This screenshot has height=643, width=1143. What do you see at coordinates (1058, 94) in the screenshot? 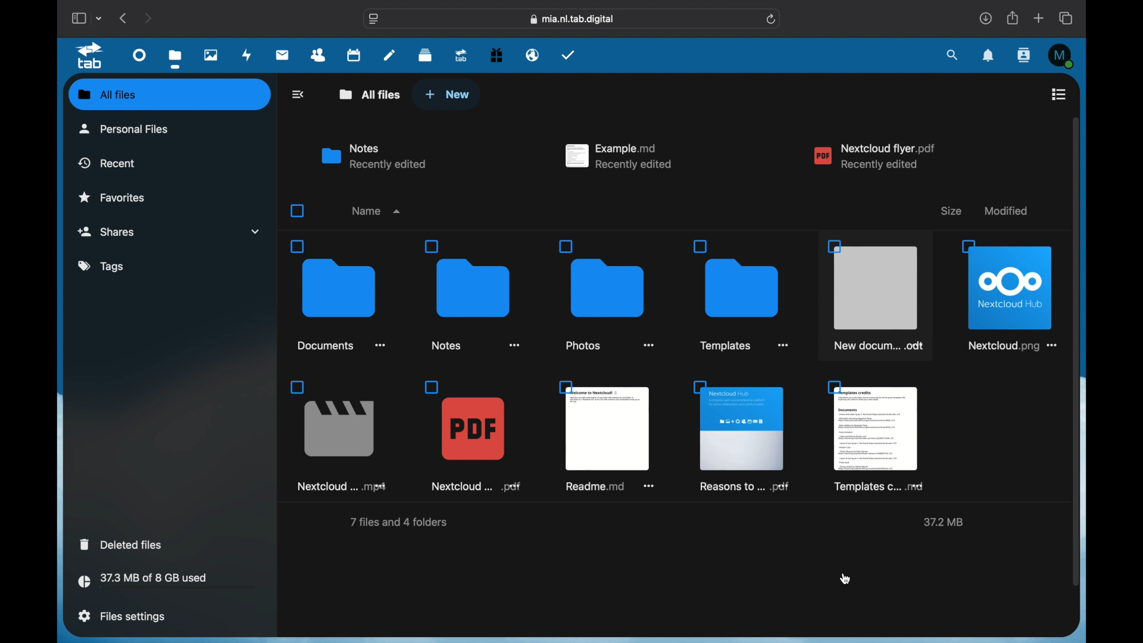
I see `list view` at bounding box center [1058, 94].